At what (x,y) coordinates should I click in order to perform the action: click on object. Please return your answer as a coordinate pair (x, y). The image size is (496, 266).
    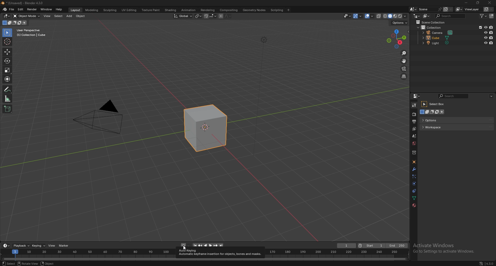
    Looking at the image, I should click on (81, 16).